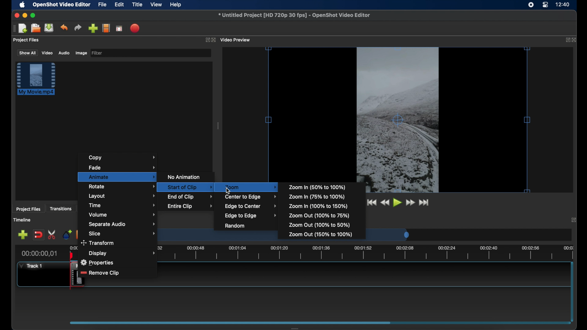 This screenshot has width=587, height=330. I want to click on timeline scale, so click(218, 238).